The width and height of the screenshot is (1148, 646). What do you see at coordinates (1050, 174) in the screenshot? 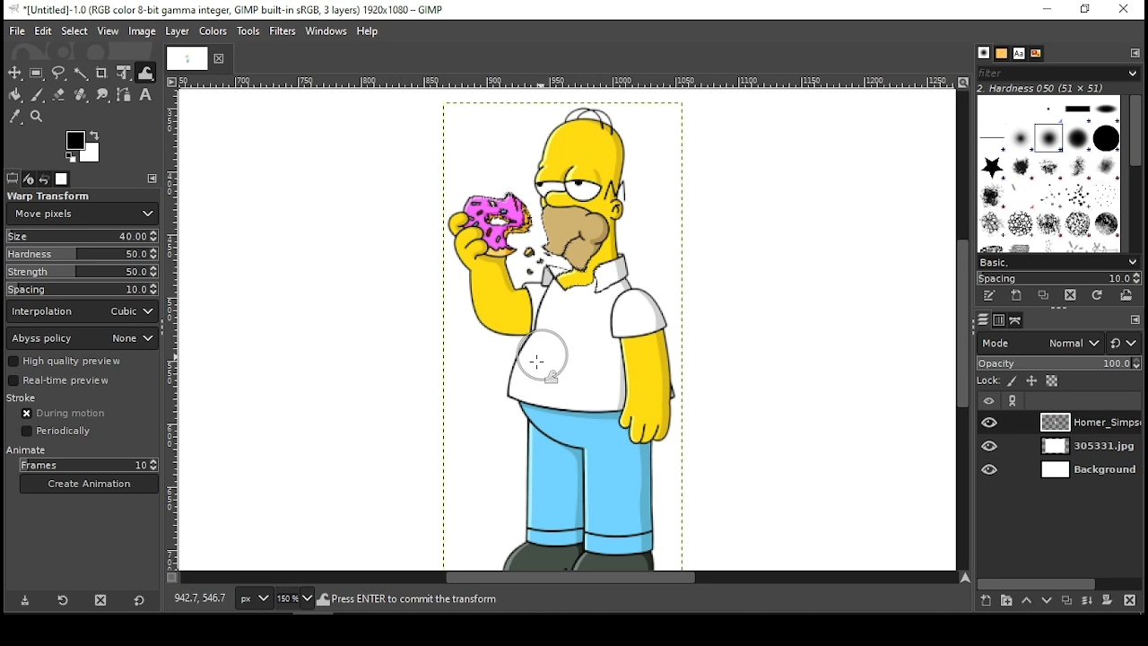
I see `brushes` at bounding box center [1050, 174].